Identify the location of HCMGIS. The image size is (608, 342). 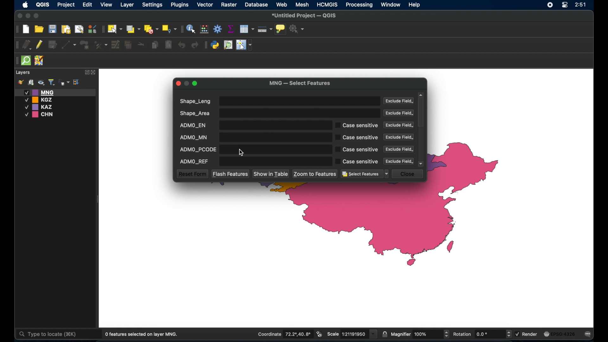
(327, 5).